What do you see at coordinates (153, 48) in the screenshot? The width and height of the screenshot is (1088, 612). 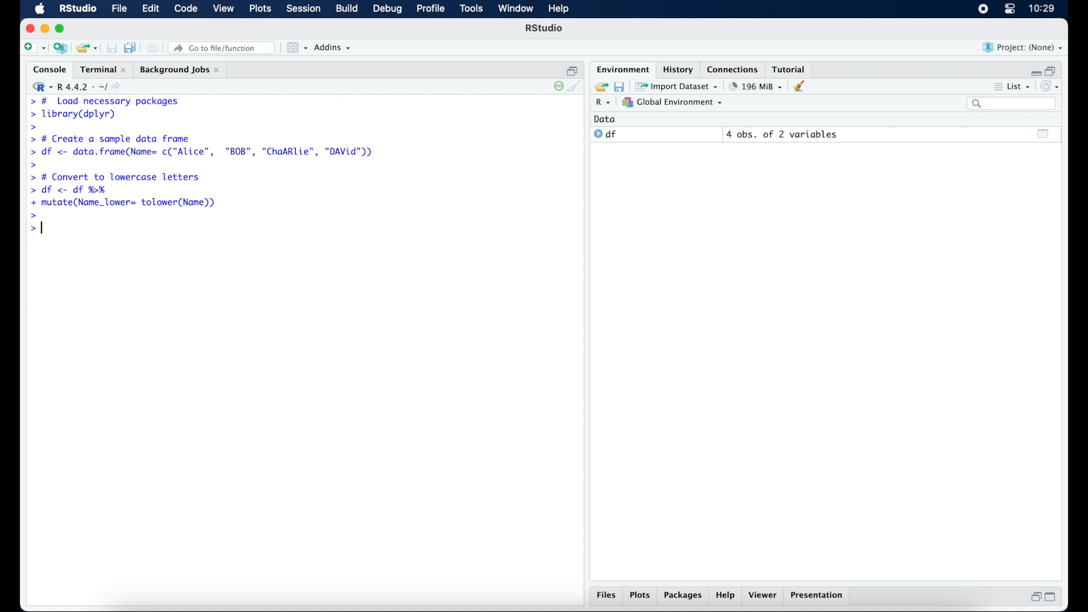 I see `print` at bounding box center [153, 48].